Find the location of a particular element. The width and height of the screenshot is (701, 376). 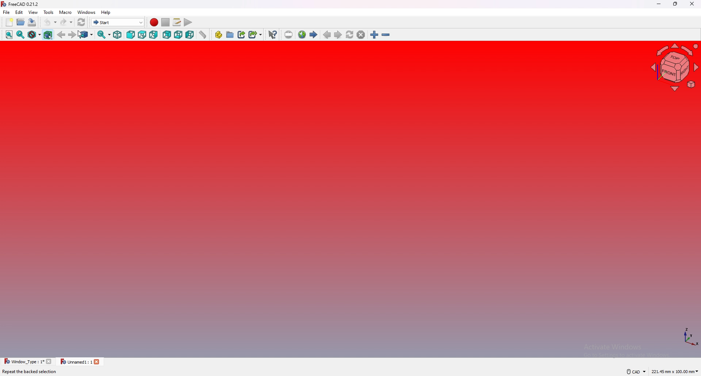

view is located at coordinates (34, 12).